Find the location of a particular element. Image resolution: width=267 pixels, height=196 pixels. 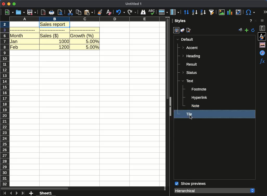

blank is located at coordinates (54, 30).